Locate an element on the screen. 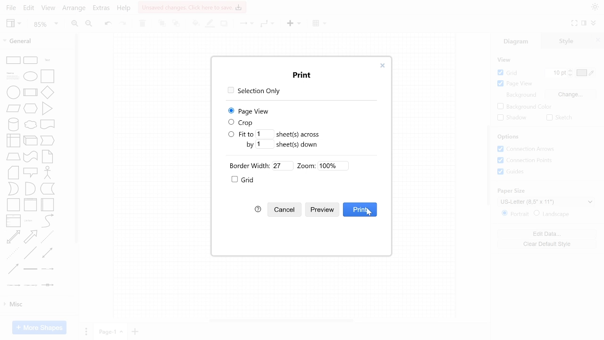  Cursor is located at coordinates (369, 212).